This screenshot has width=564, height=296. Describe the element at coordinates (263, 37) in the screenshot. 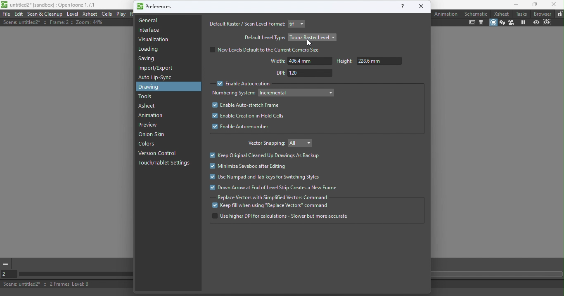

I see `Default level type` at that location.